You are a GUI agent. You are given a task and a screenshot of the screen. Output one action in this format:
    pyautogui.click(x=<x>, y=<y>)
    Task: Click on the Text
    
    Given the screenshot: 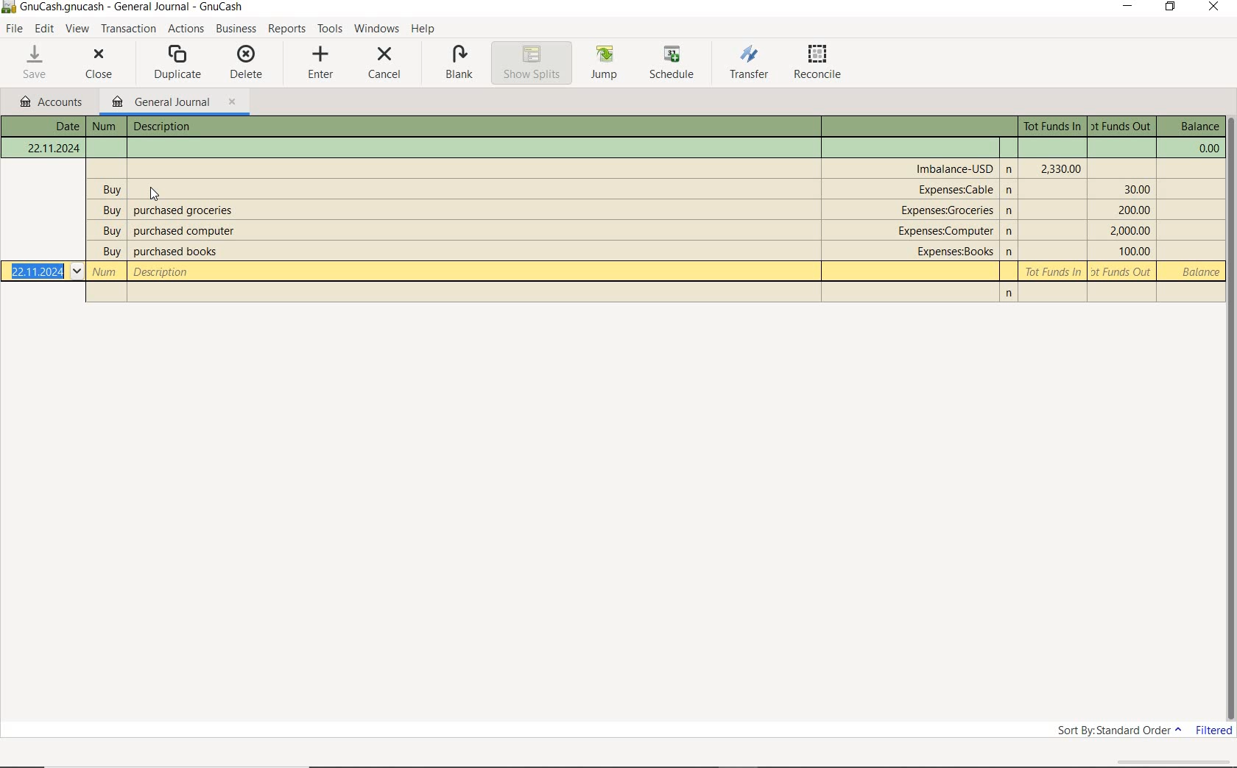 What is the action you would take?
    pyautogui.click(x=1051, y=127)
    